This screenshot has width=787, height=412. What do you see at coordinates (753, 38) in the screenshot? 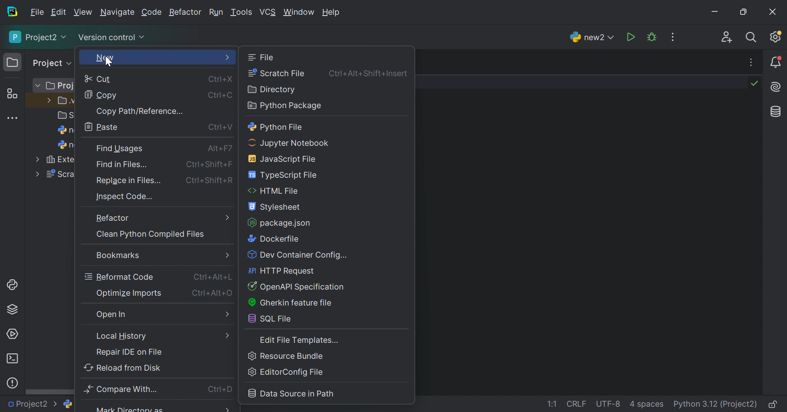
I see `Search everywhere` at bounding box center [753, 38].